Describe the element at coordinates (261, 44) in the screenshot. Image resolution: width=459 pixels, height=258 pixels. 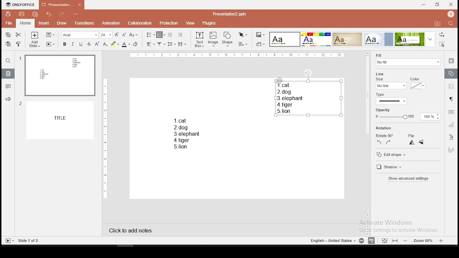
I see `select slide size` at that location.